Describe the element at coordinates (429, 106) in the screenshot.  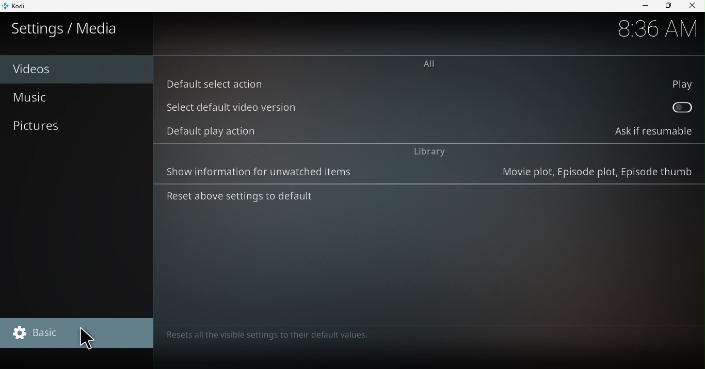
I see `Select default video version` at that location.